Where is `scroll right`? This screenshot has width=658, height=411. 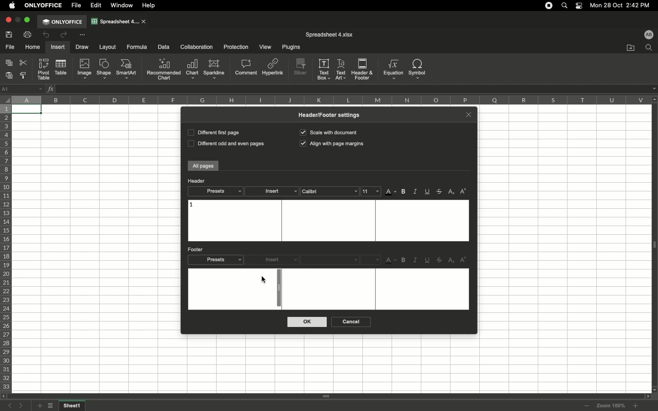 scroll right is located at coordinates (646, 396).